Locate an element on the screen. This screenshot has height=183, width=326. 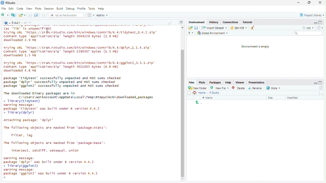
RStudio is located at coordinates (8, 3).